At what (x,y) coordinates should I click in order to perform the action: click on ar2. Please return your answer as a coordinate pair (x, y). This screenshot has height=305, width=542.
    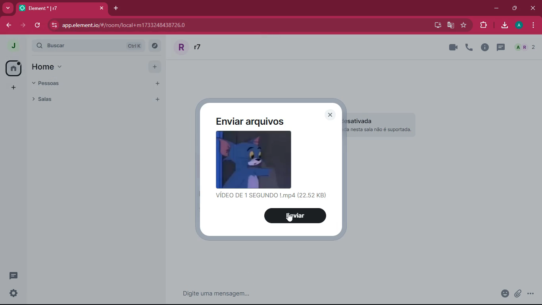
    Looking at the image, I should click on (525, 48).